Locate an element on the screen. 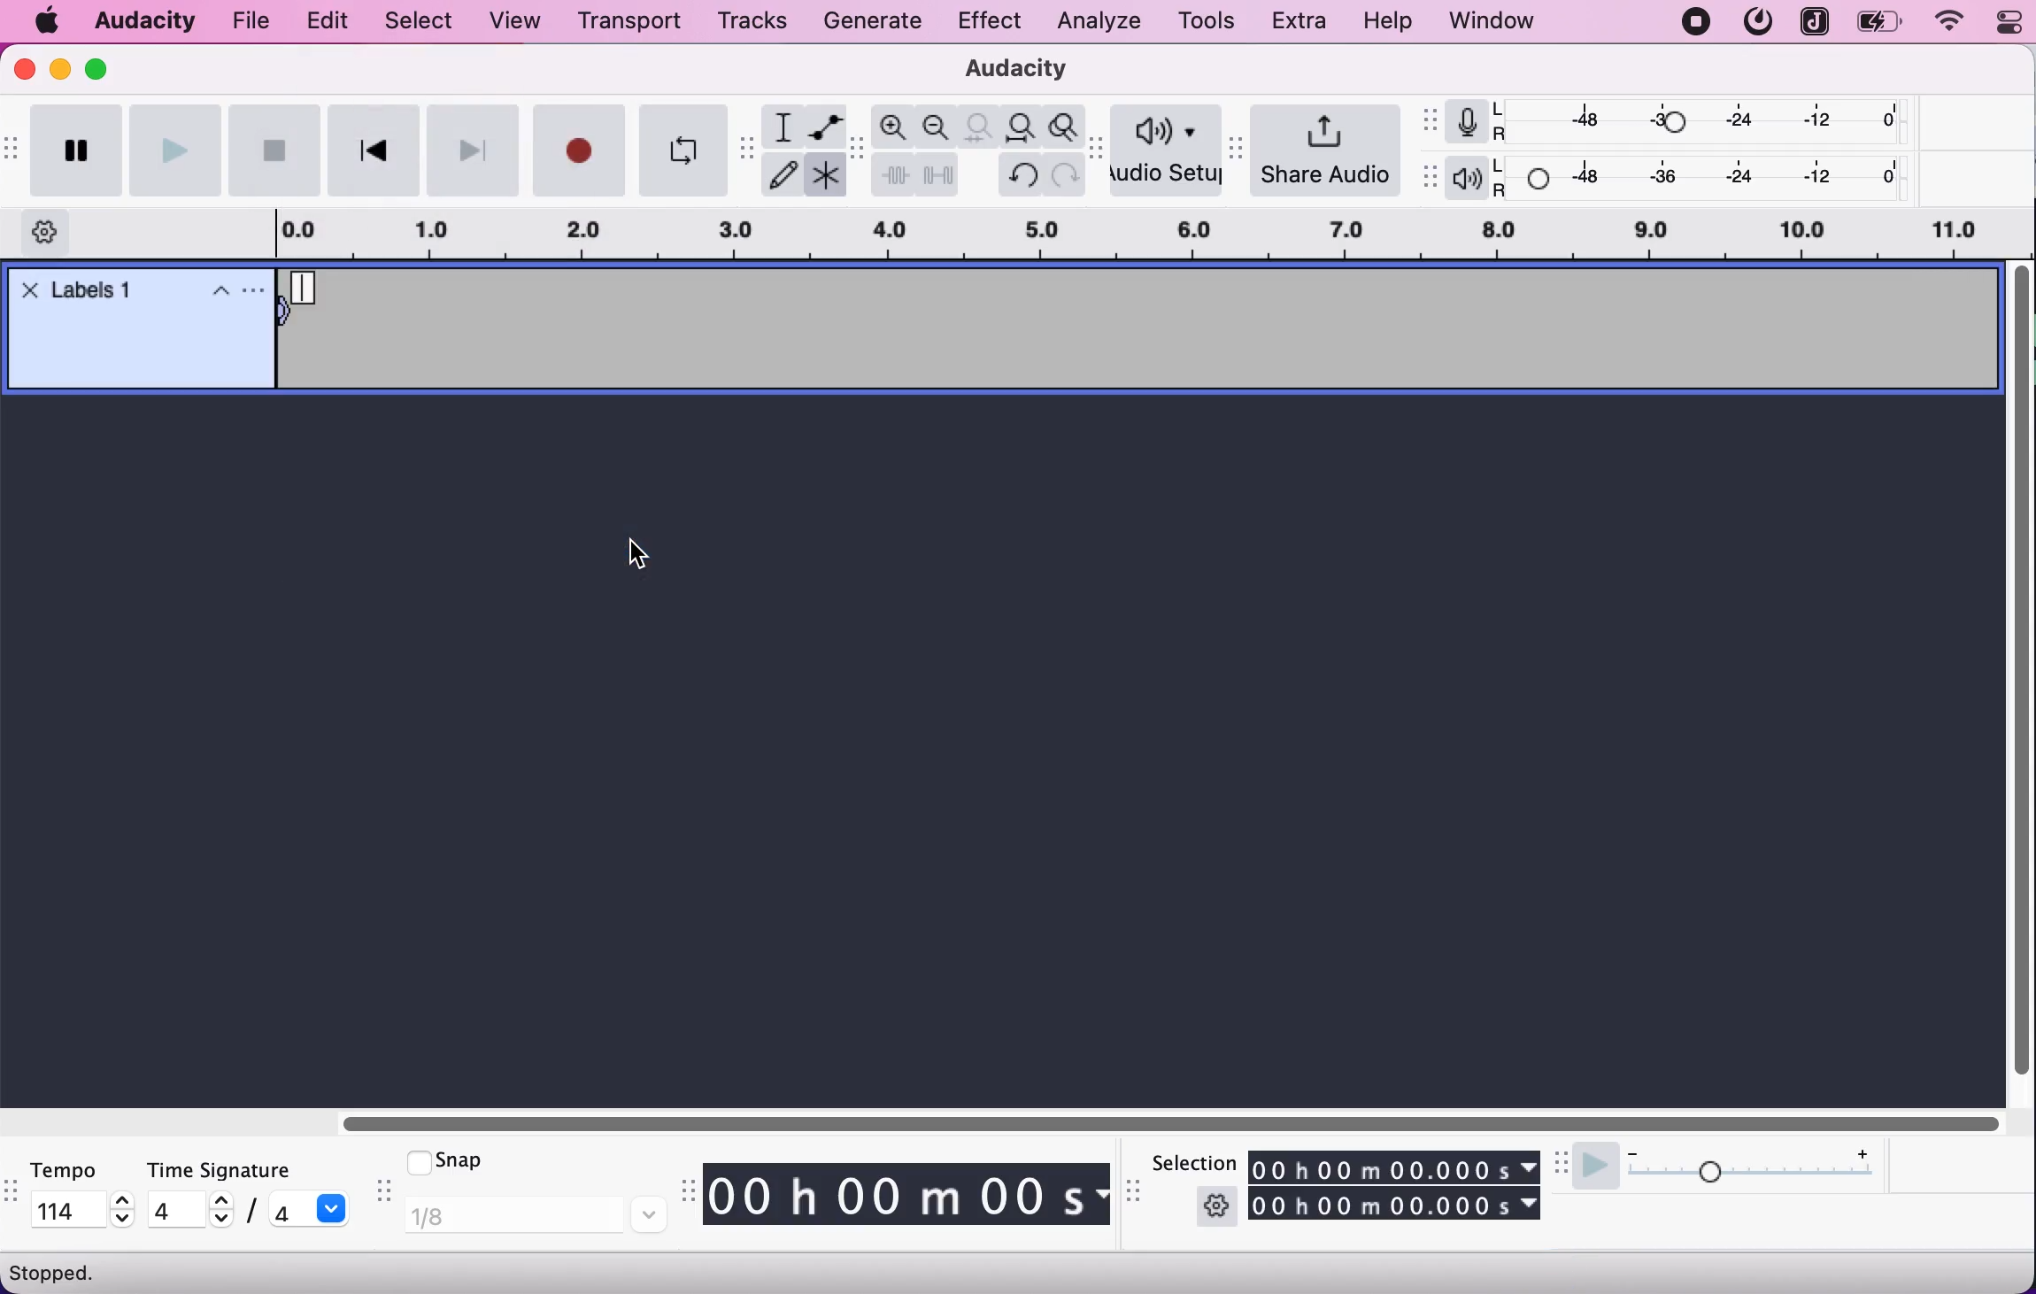 This screenshot has height=1294, width=2036. track label added is located at coordinates (93, 289).